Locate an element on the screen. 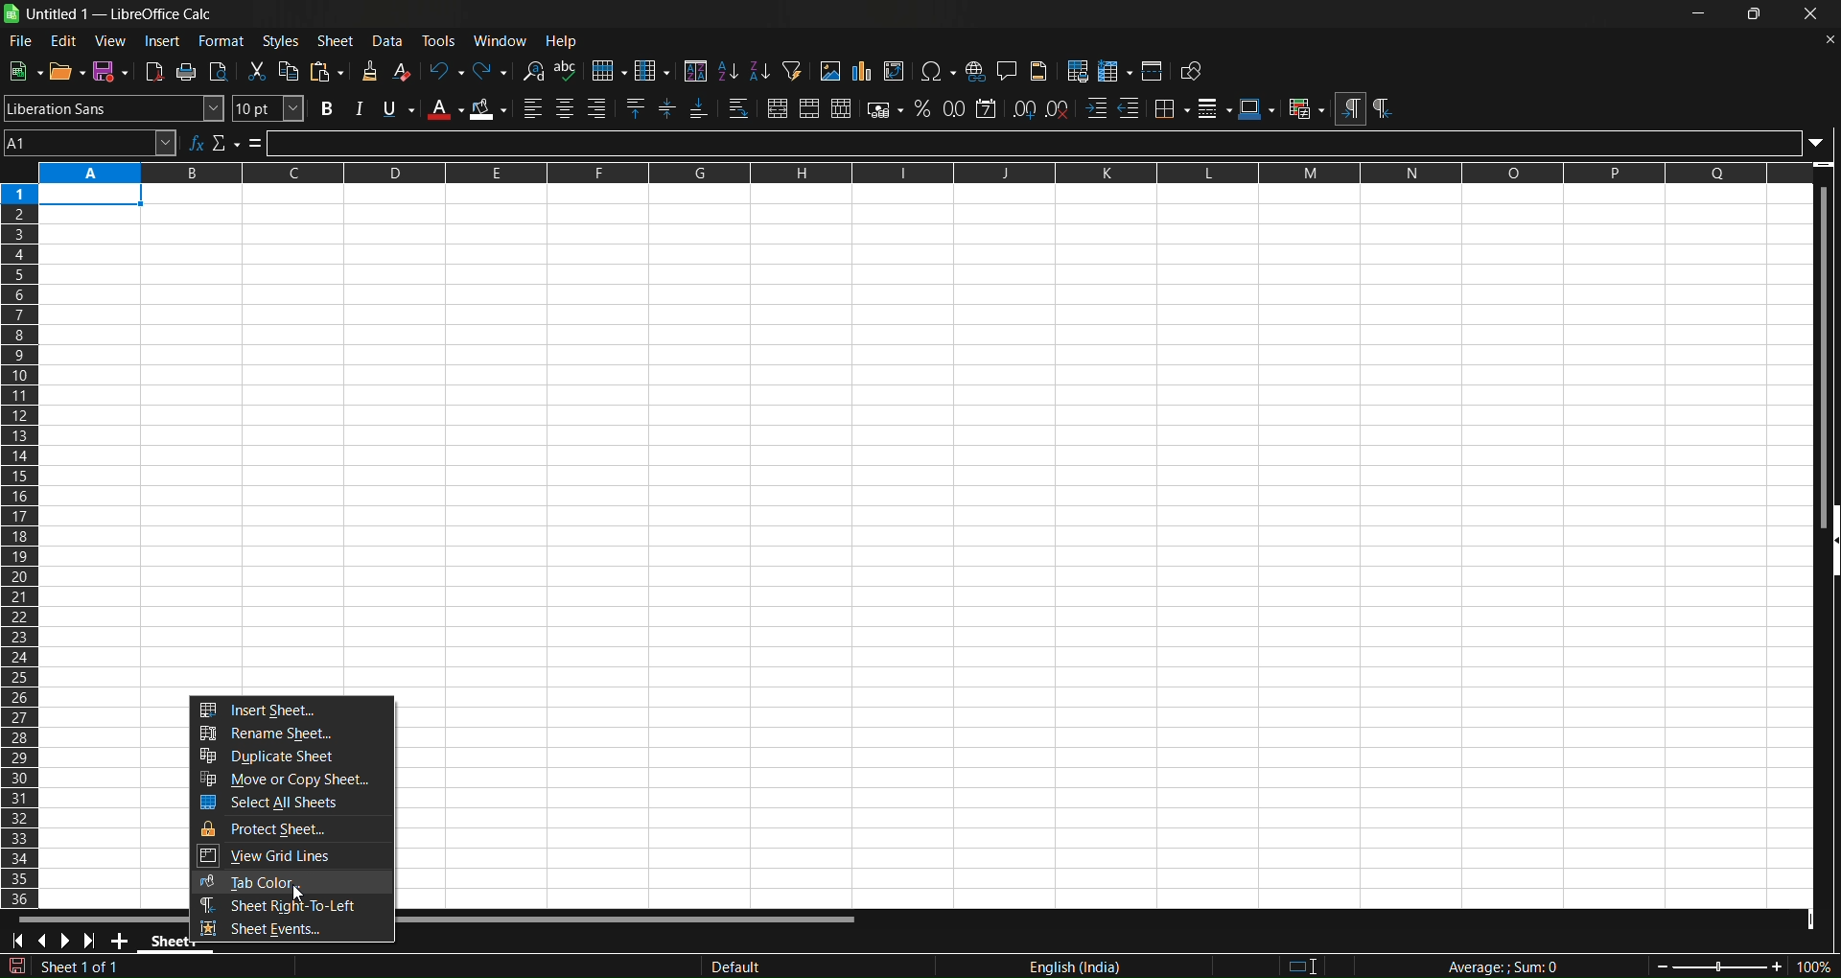  format as currency is located at coordinates (886, 110).